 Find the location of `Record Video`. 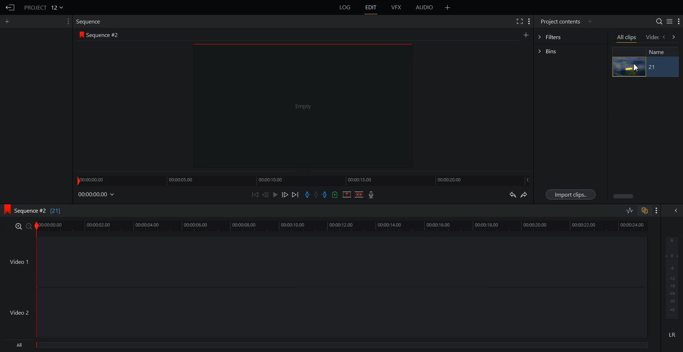

Record Video is located at coordinates (372, 195).